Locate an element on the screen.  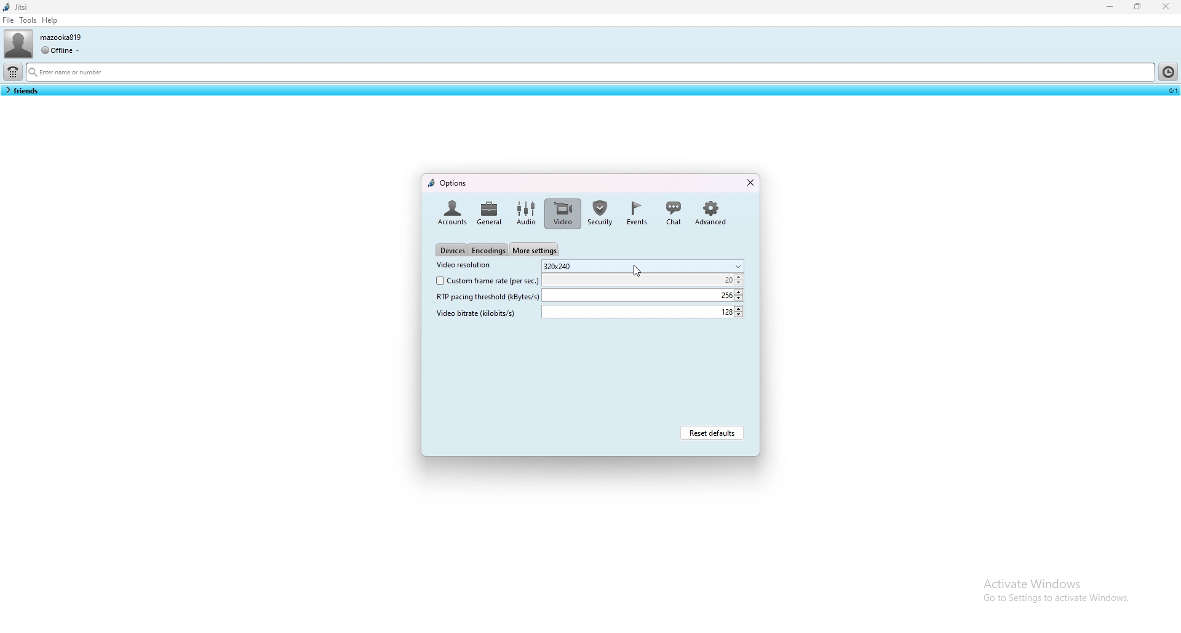
cursor is located at coordinates (637, 273).